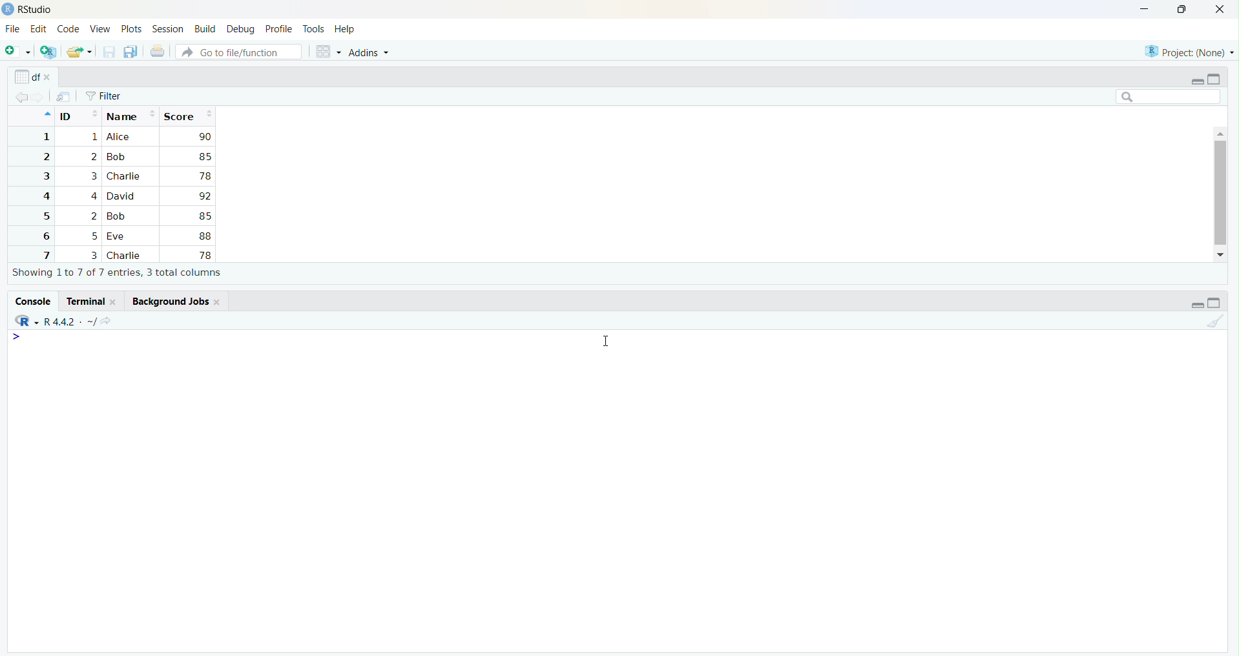 The width and height of the screenshot is (1239, 656). Describe the element at coordinates (1222, 255) in the screenshot. I see `scroll down` at that location.